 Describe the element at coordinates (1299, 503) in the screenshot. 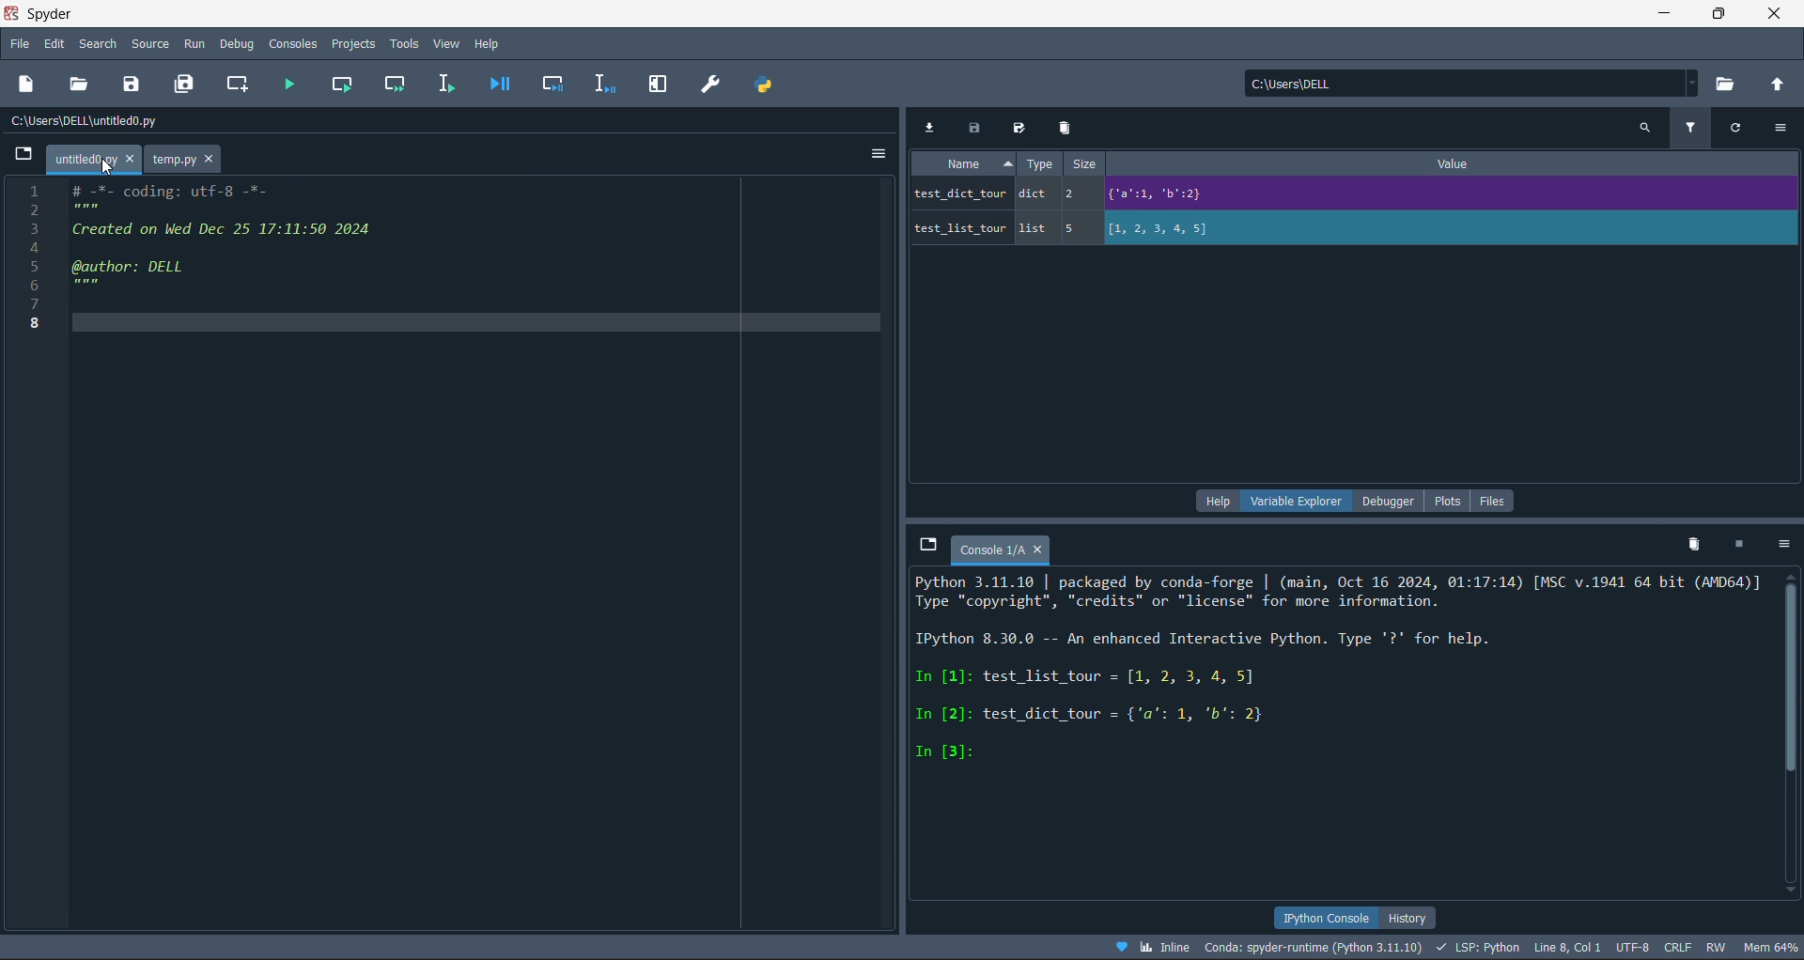

I see `variable explorer pane` at that location.